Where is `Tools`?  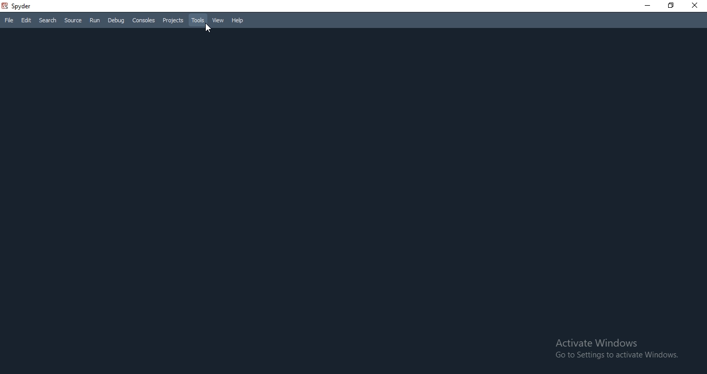
Tools is located at coordinates (197, 20).